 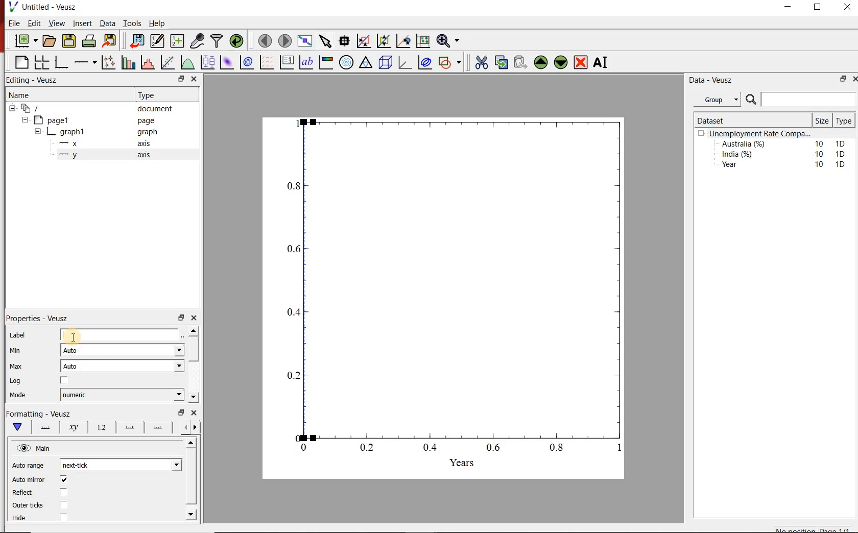 What do you see at coordinates (450, 62) in the screenshot?
I see `add a shapes` at bounding box center [450, 62].